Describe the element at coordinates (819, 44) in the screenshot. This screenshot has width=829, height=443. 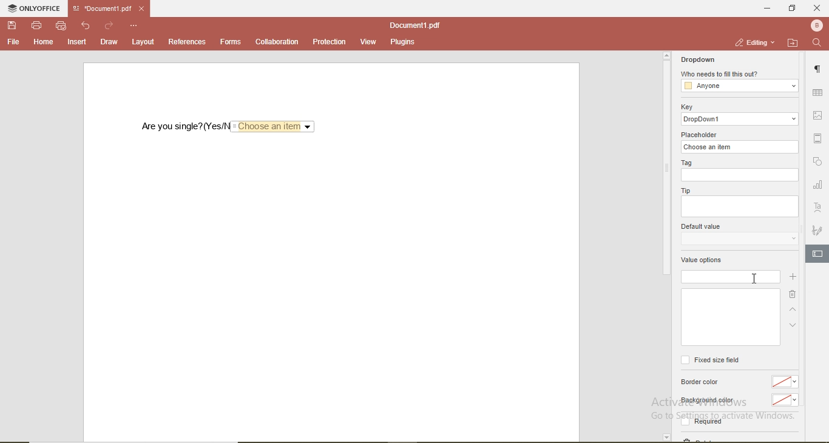
I see `search` at that location.